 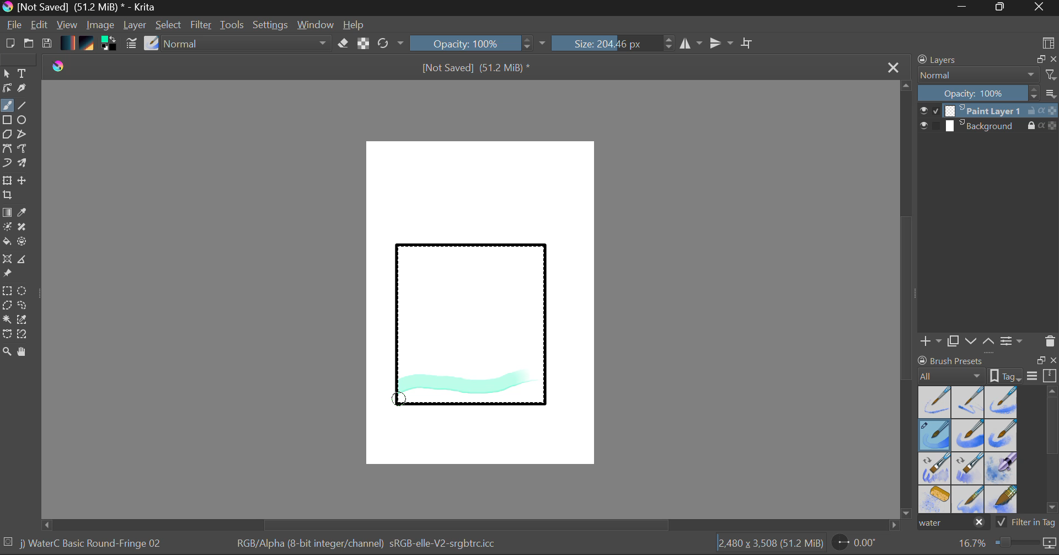 I want to click on Select Brush Preset, so click(x=152, y=44).